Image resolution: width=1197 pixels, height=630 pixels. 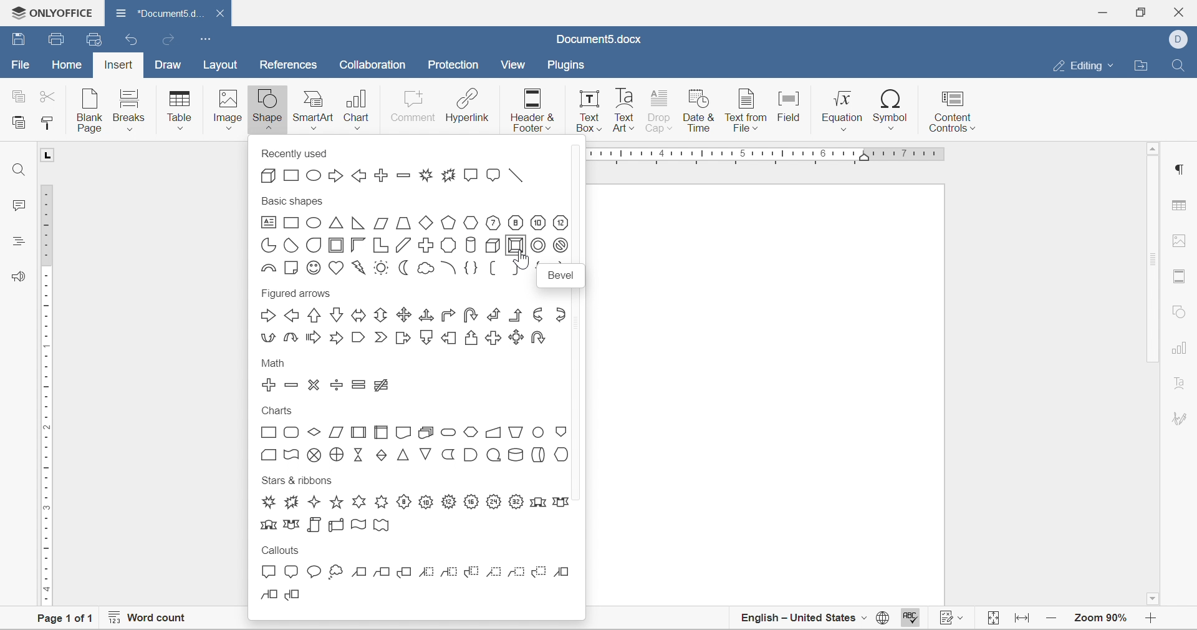 I want to click on copy, so click(x=16, y=95).